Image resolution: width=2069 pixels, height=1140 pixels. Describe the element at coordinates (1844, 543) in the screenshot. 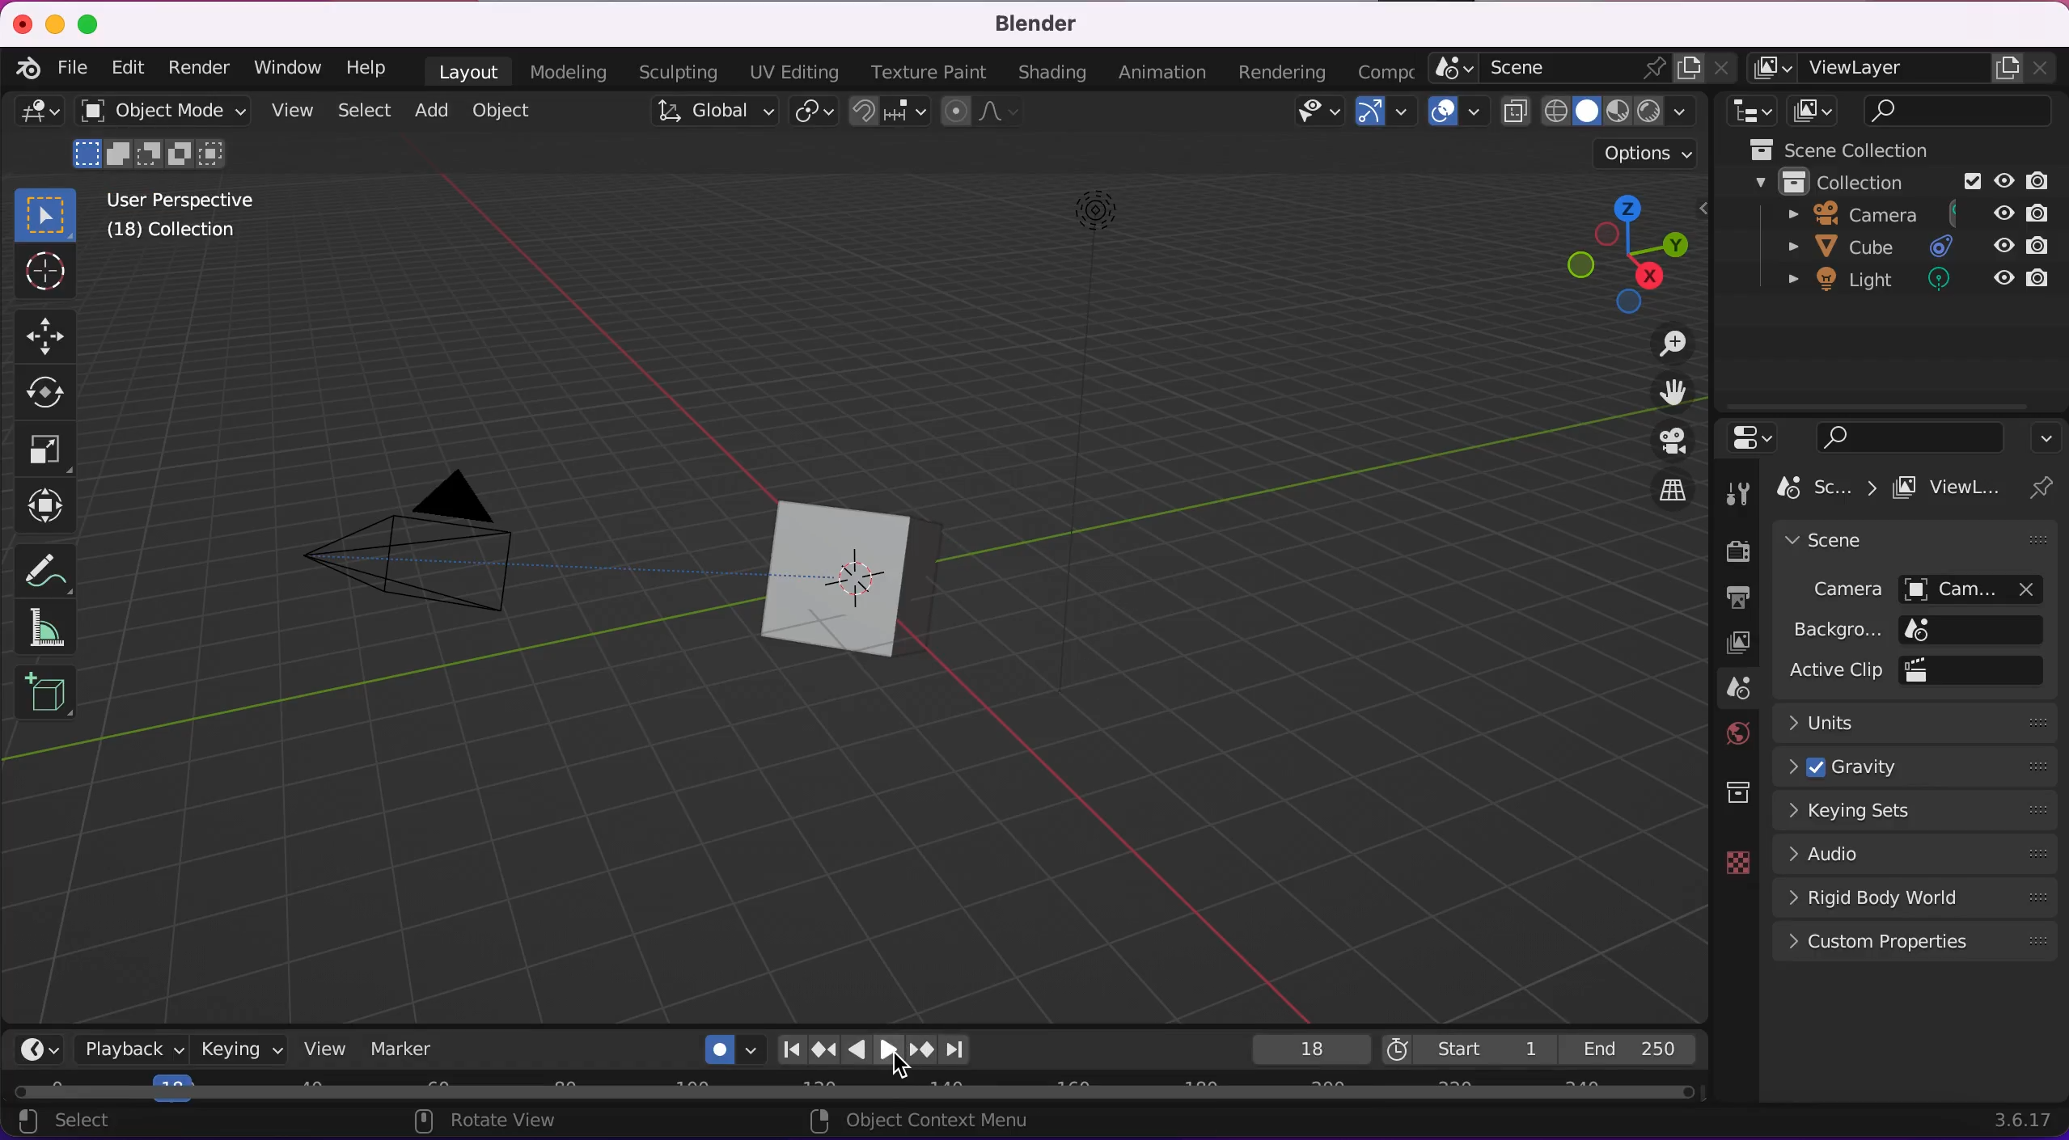

I see `scene` at that location.